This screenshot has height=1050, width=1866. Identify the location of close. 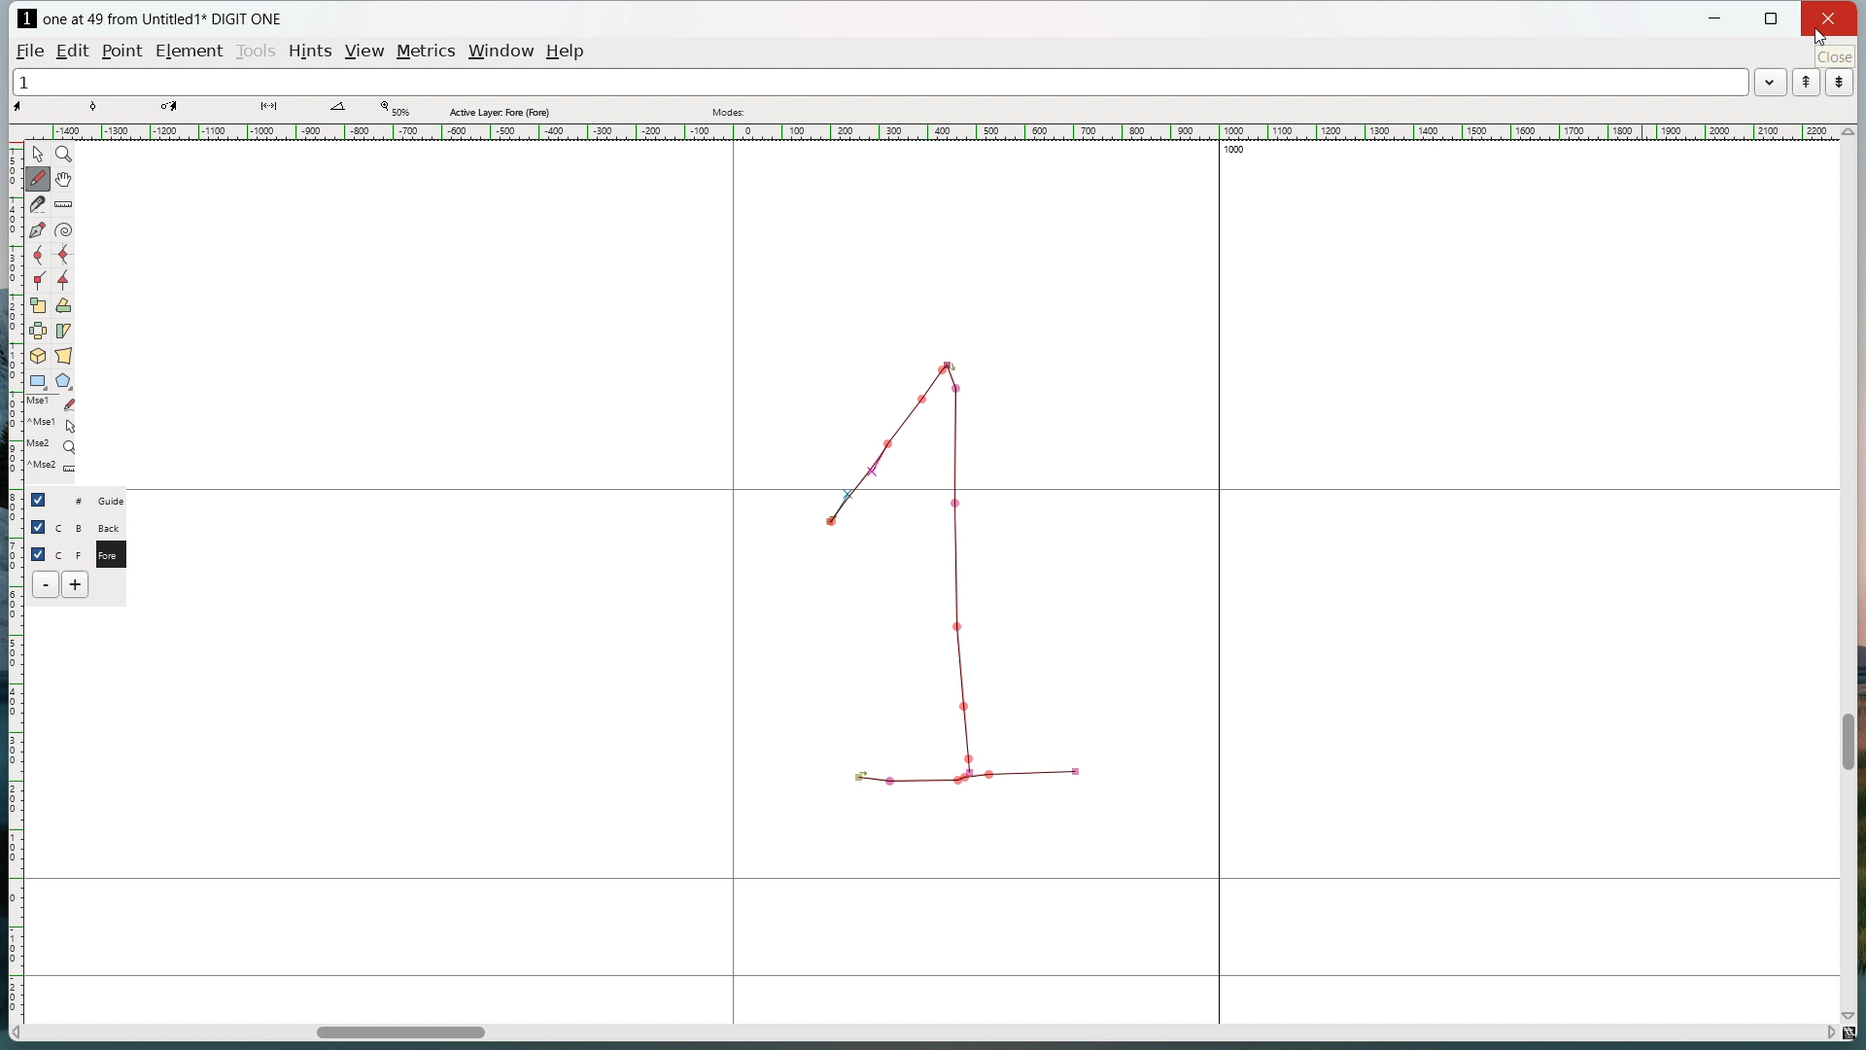
(1828, 18).